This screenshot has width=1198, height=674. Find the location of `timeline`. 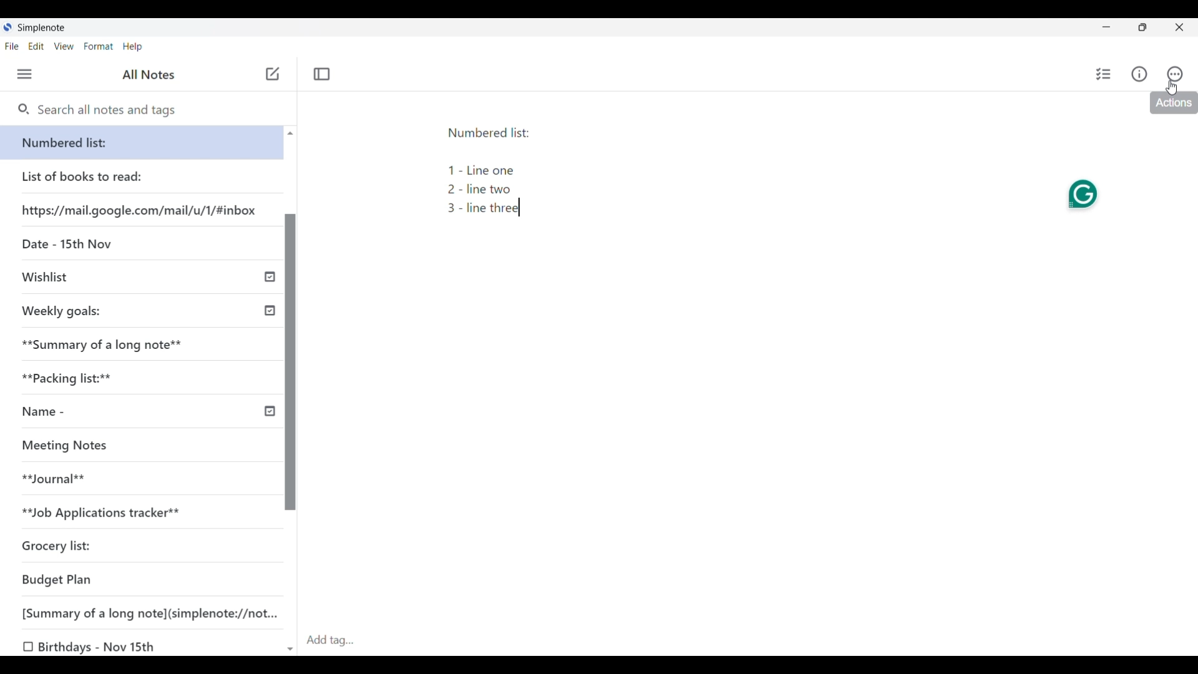

timeline is located at coordinates (267, 275).